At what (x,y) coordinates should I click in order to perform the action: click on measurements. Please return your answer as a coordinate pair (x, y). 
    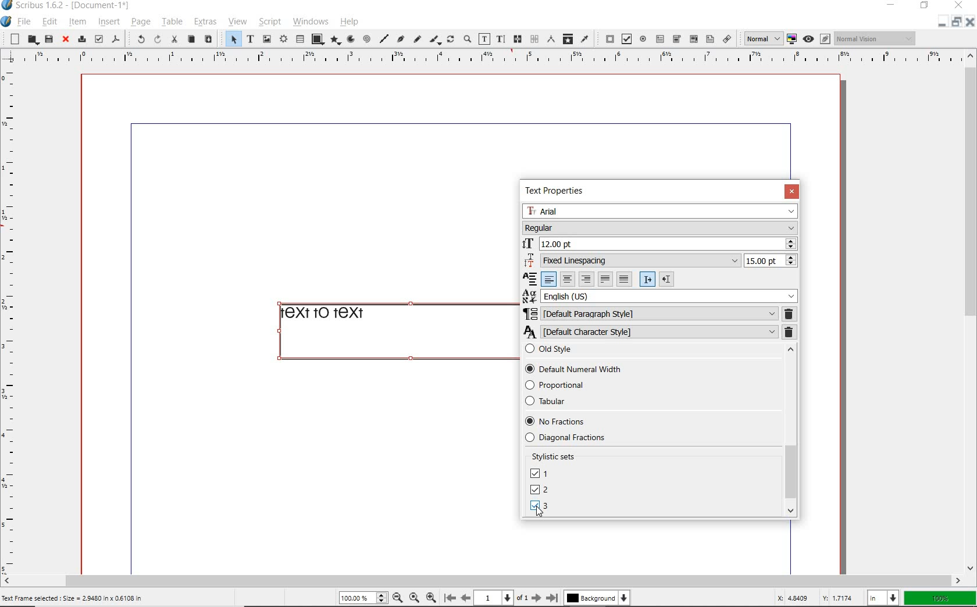
    Looking at the image, I should click on (550, 40).